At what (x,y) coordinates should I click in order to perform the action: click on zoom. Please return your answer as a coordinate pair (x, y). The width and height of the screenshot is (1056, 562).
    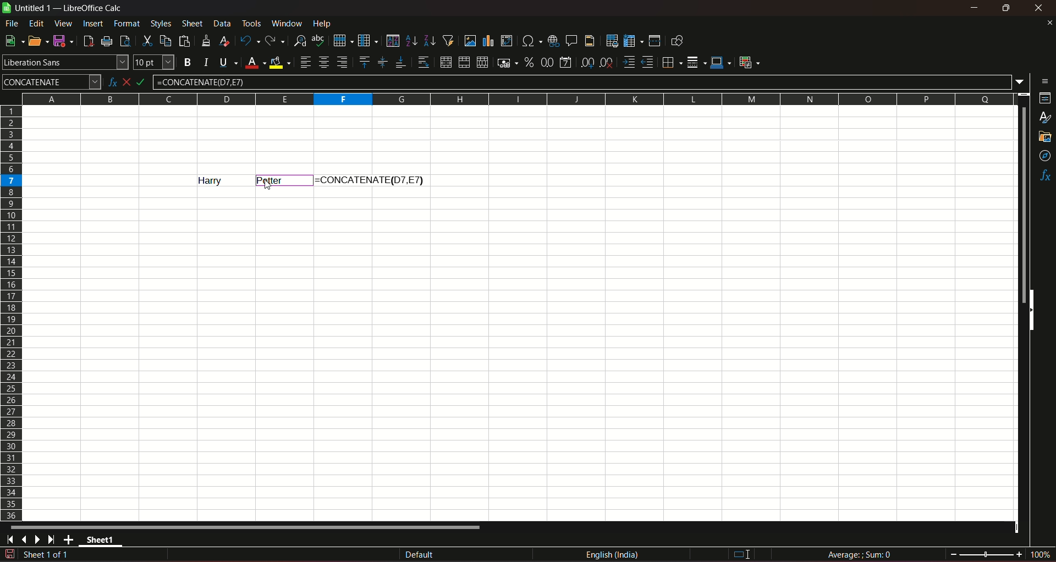
    Looking at the image, I should click on (1000, 553).